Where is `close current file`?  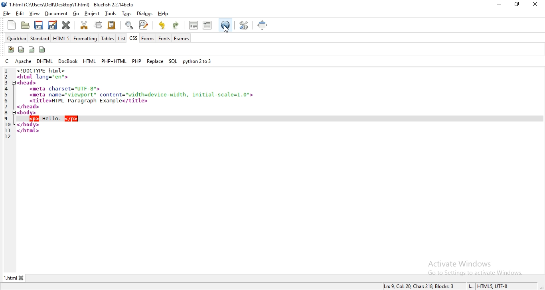 close current file is located at coordinates (66, 25).